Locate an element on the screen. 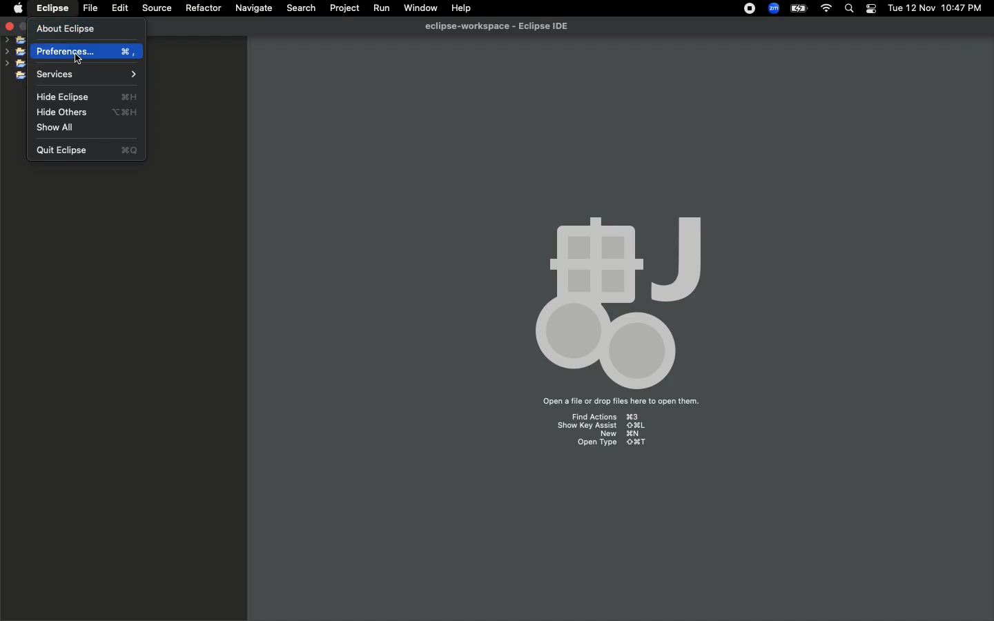 The height and width of the screenshot is (621, 994). Hide eclipse is located at coordinates (86, 97).